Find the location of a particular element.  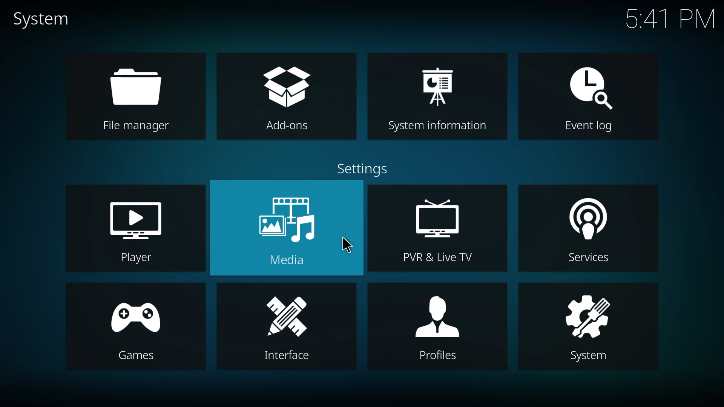

player is located at coordinates (137, 231).